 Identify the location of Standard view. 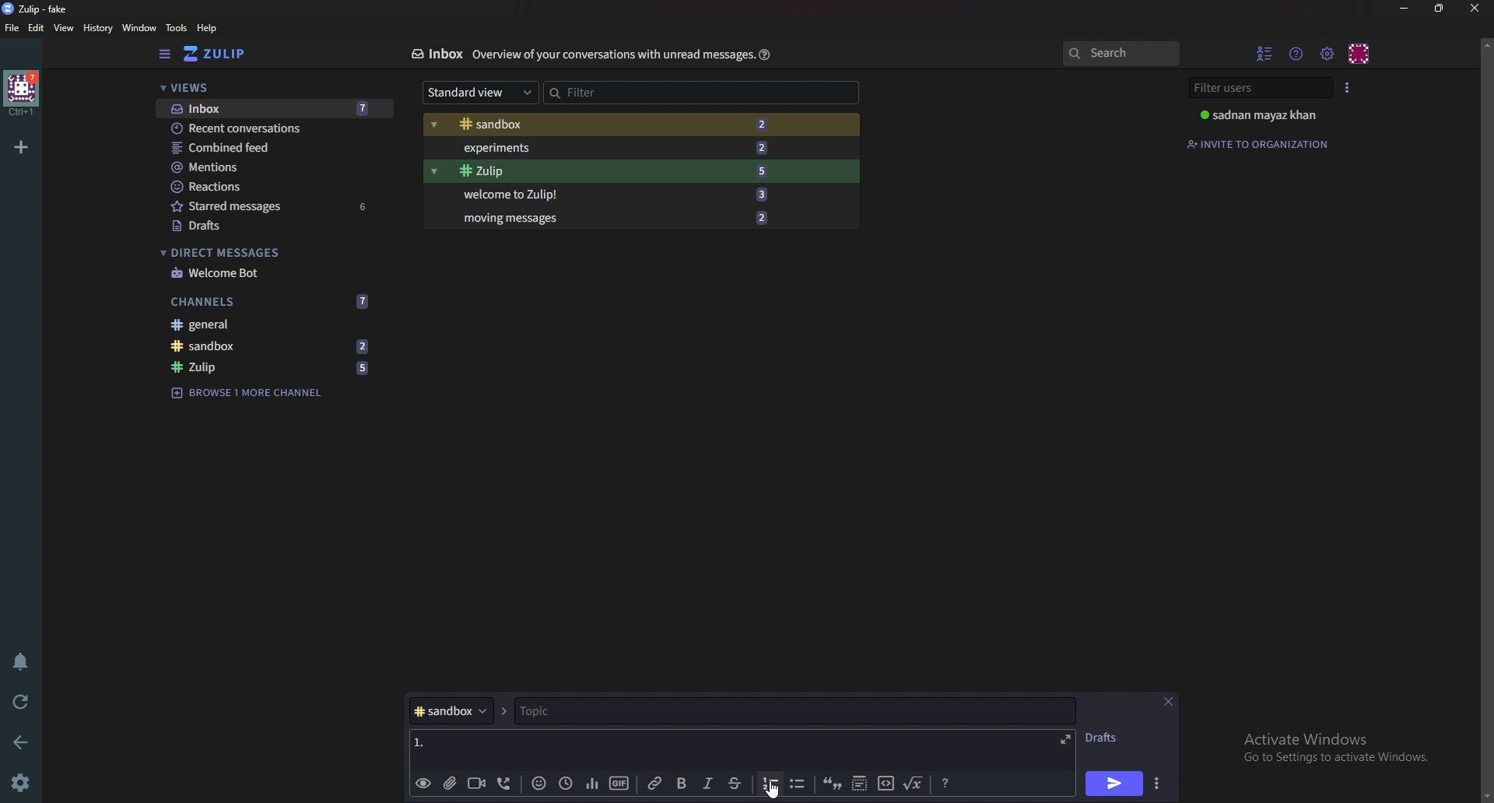
(475, 93).